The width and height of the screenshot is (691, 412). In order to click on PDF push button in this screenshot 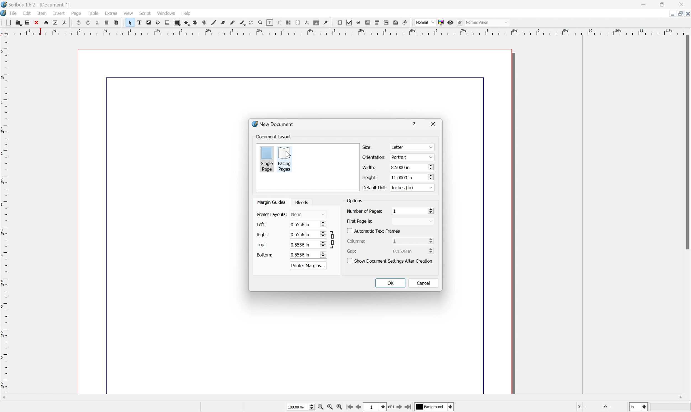, I will do `click(339, 22)`.